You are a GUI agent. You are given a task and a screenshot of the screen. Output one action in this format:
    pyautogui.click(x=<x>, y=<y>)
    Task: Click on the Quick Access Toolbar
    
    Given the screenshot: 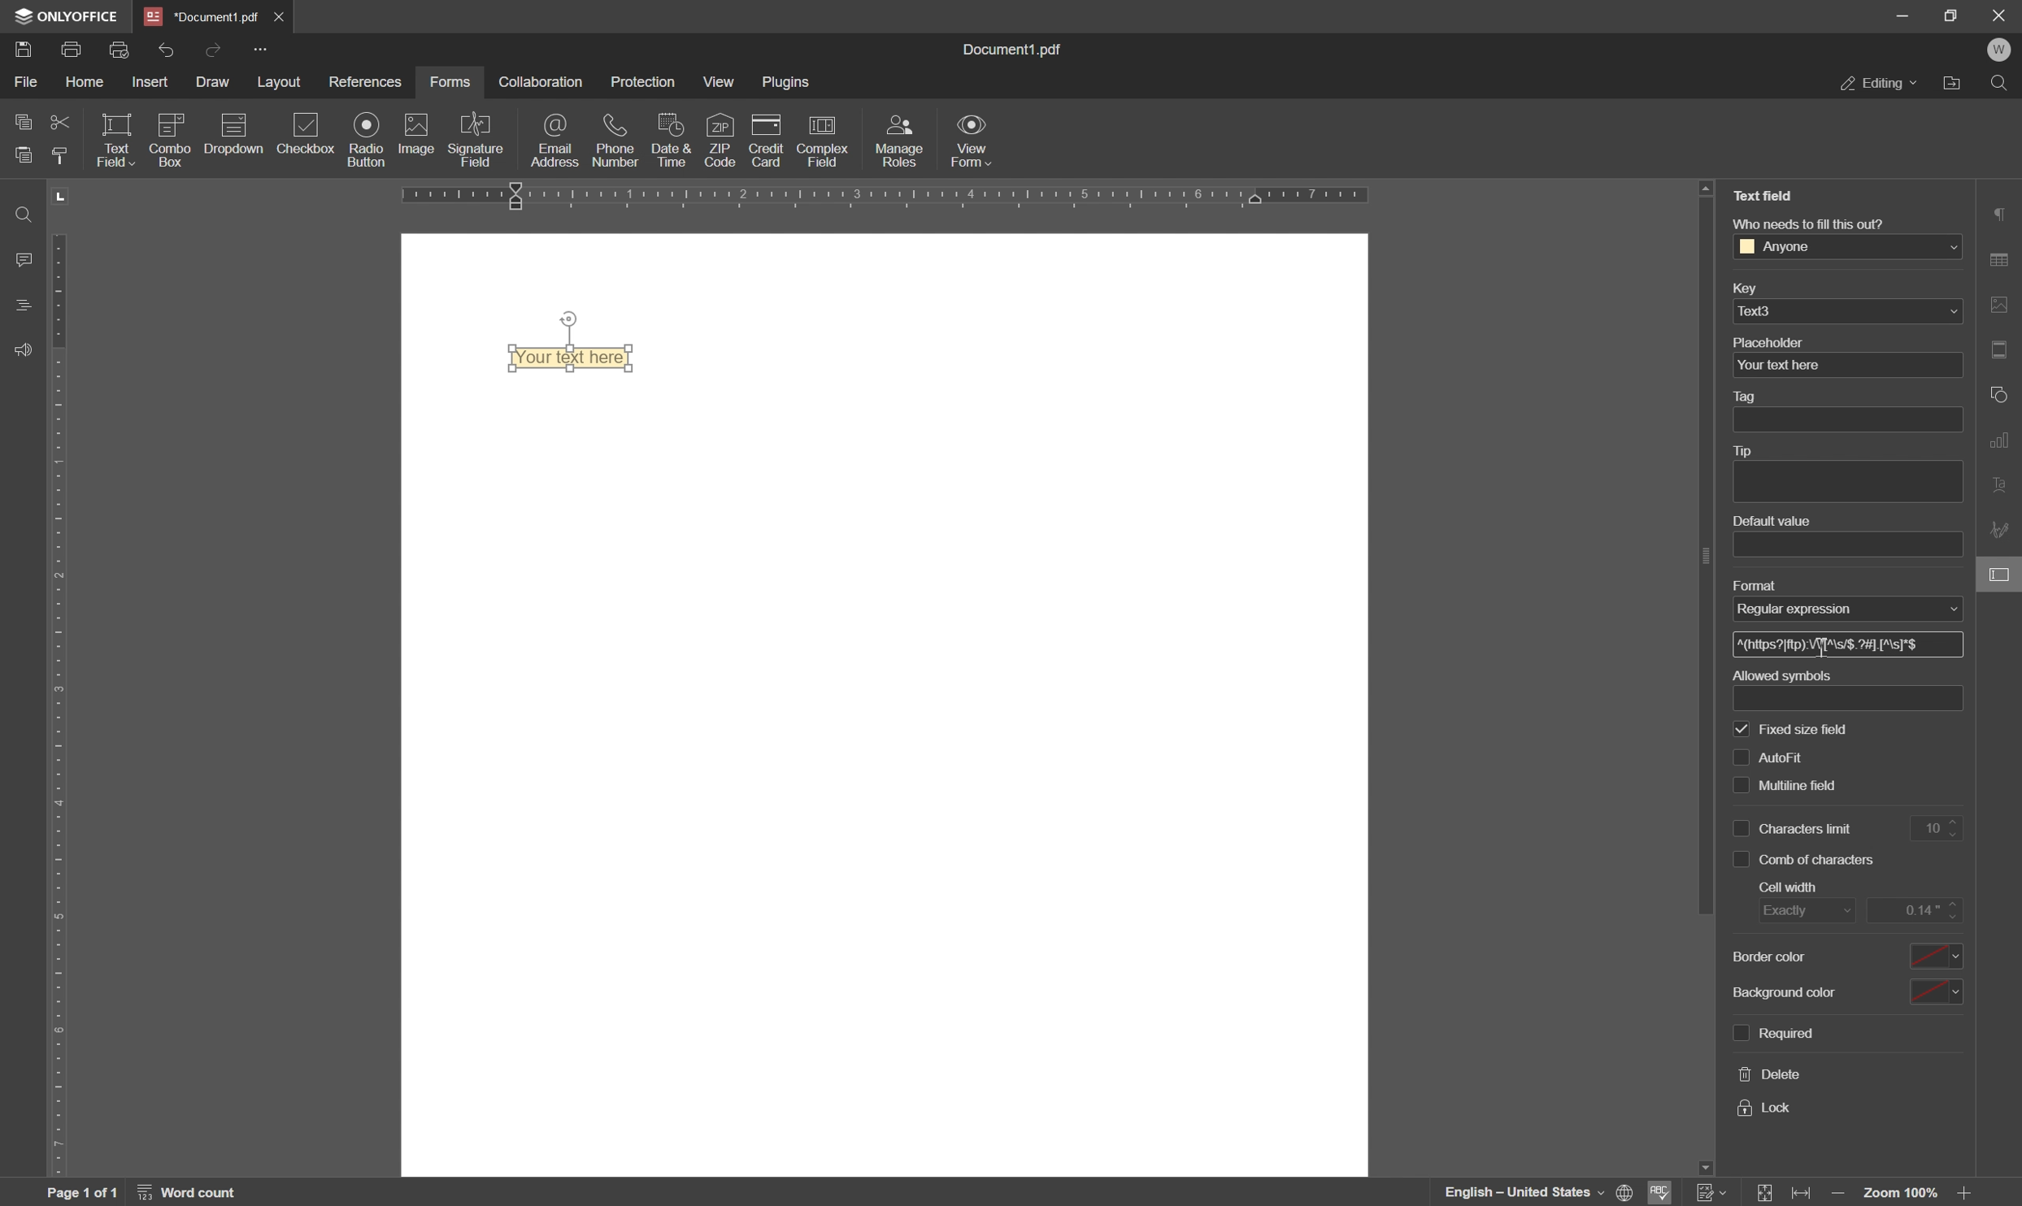 What is the action you would take?
    pyautogui.click(x=260, y=49)
    